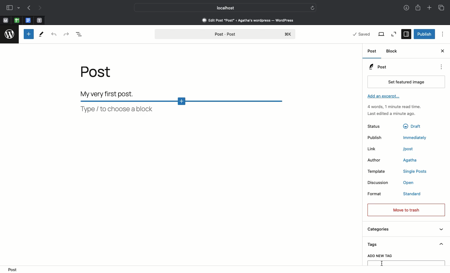 The width and height of the screenshot is (450, 273). I want to click on Categories, so click(405, 230).